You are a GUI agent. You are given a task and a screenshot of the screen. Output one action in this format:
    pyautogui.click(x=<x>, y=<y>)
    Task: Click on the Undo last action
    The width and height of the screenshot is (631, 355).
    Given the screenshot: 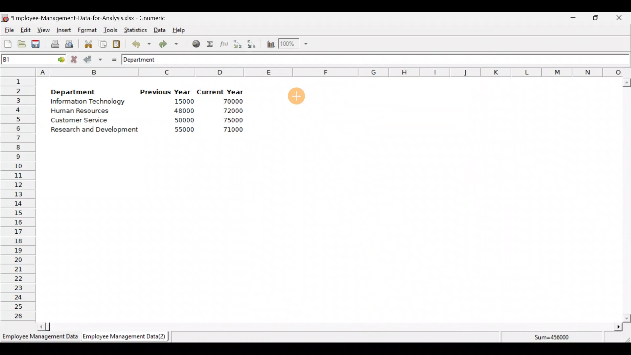 What is the action you would take?
    pyautogui.click(x=138, y=42)
    